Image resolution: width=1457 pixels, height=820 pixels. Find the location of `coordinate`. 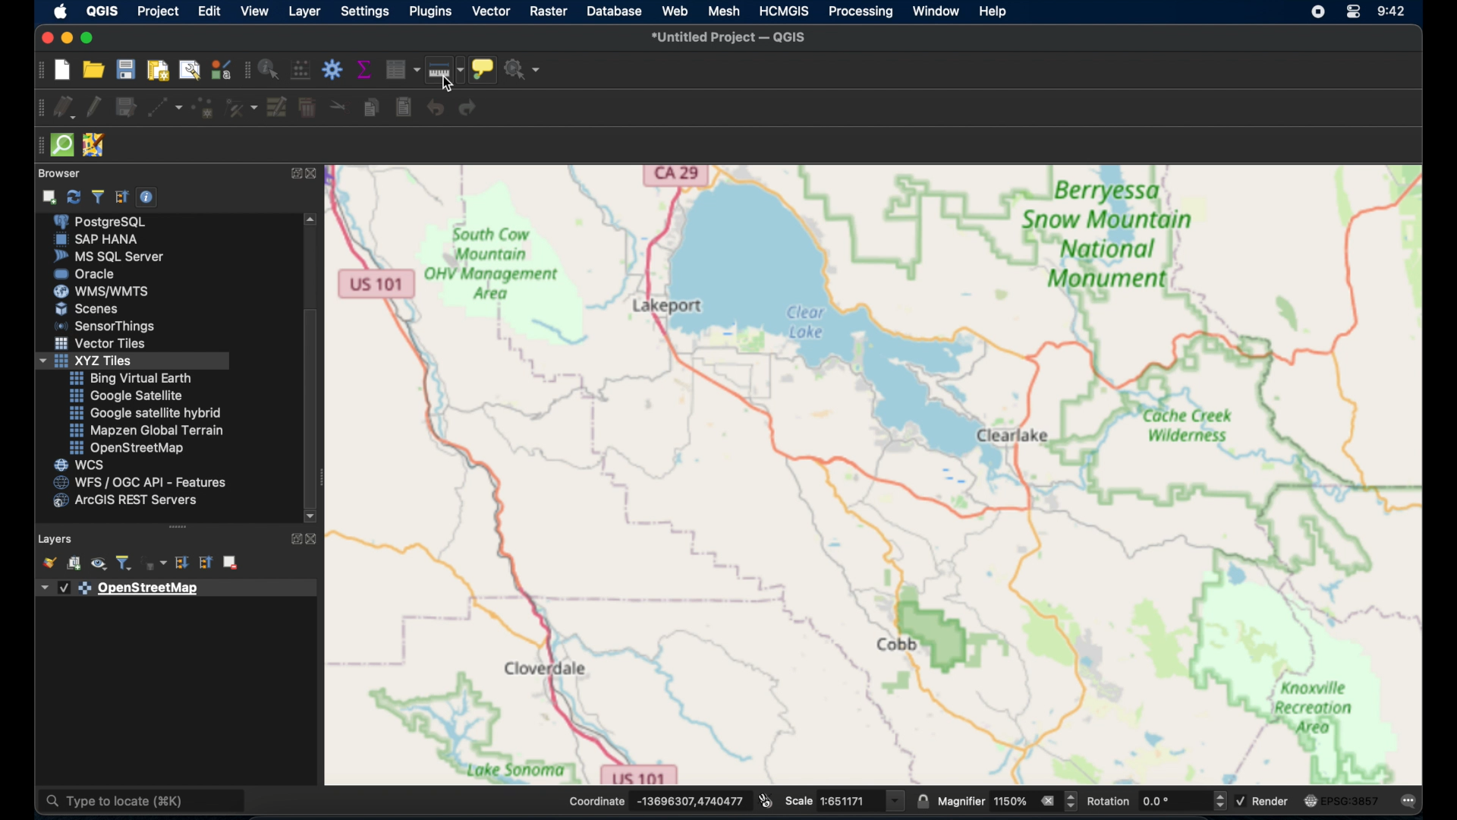

coordinate is located at coordinates (657, 799).